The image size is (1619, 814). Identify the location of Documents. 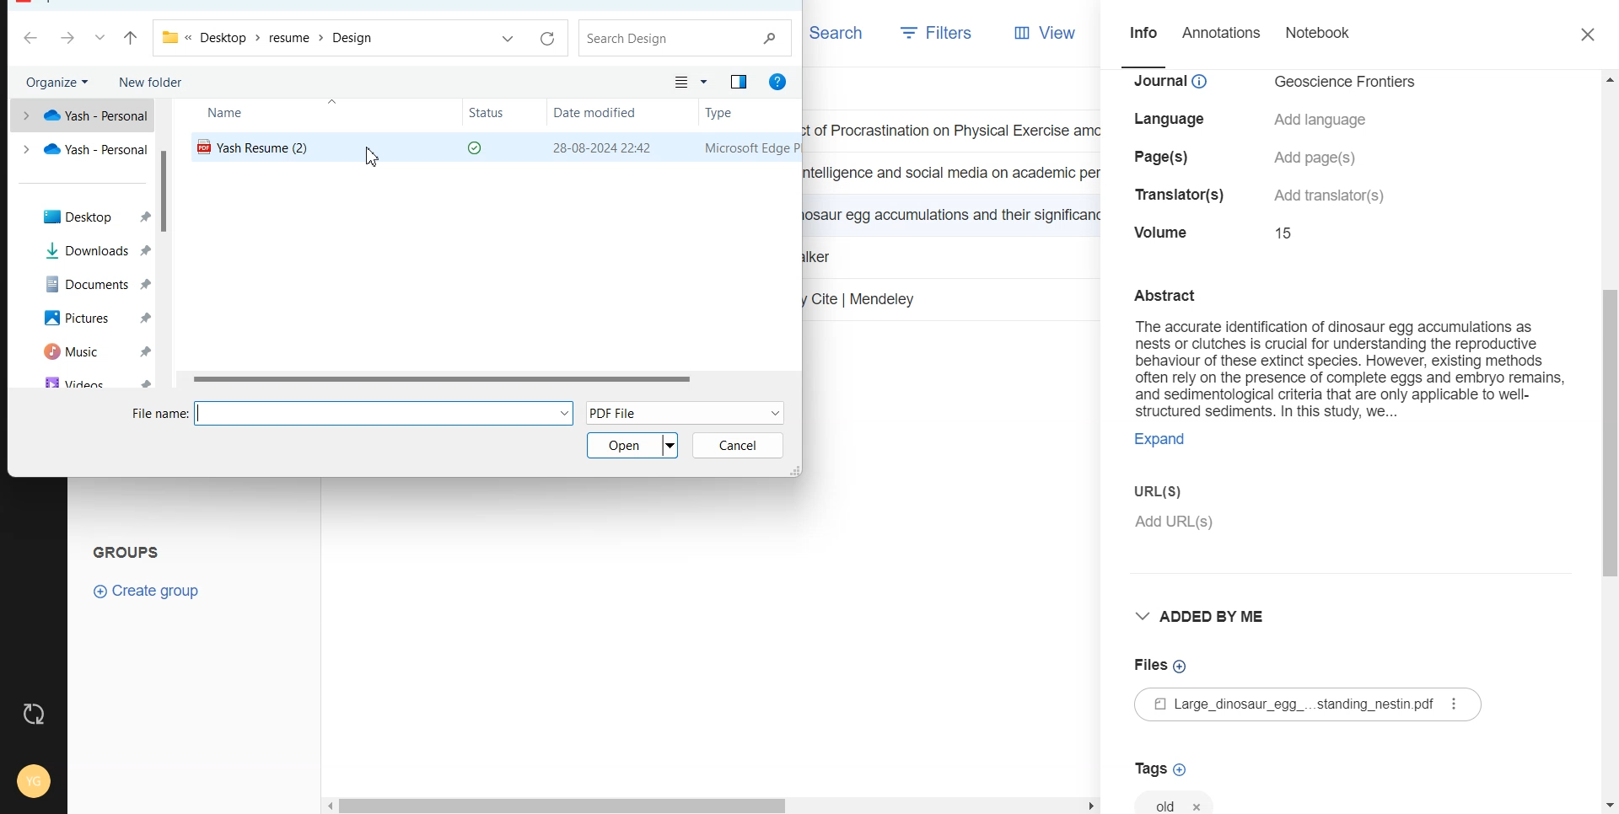
(83, 282).